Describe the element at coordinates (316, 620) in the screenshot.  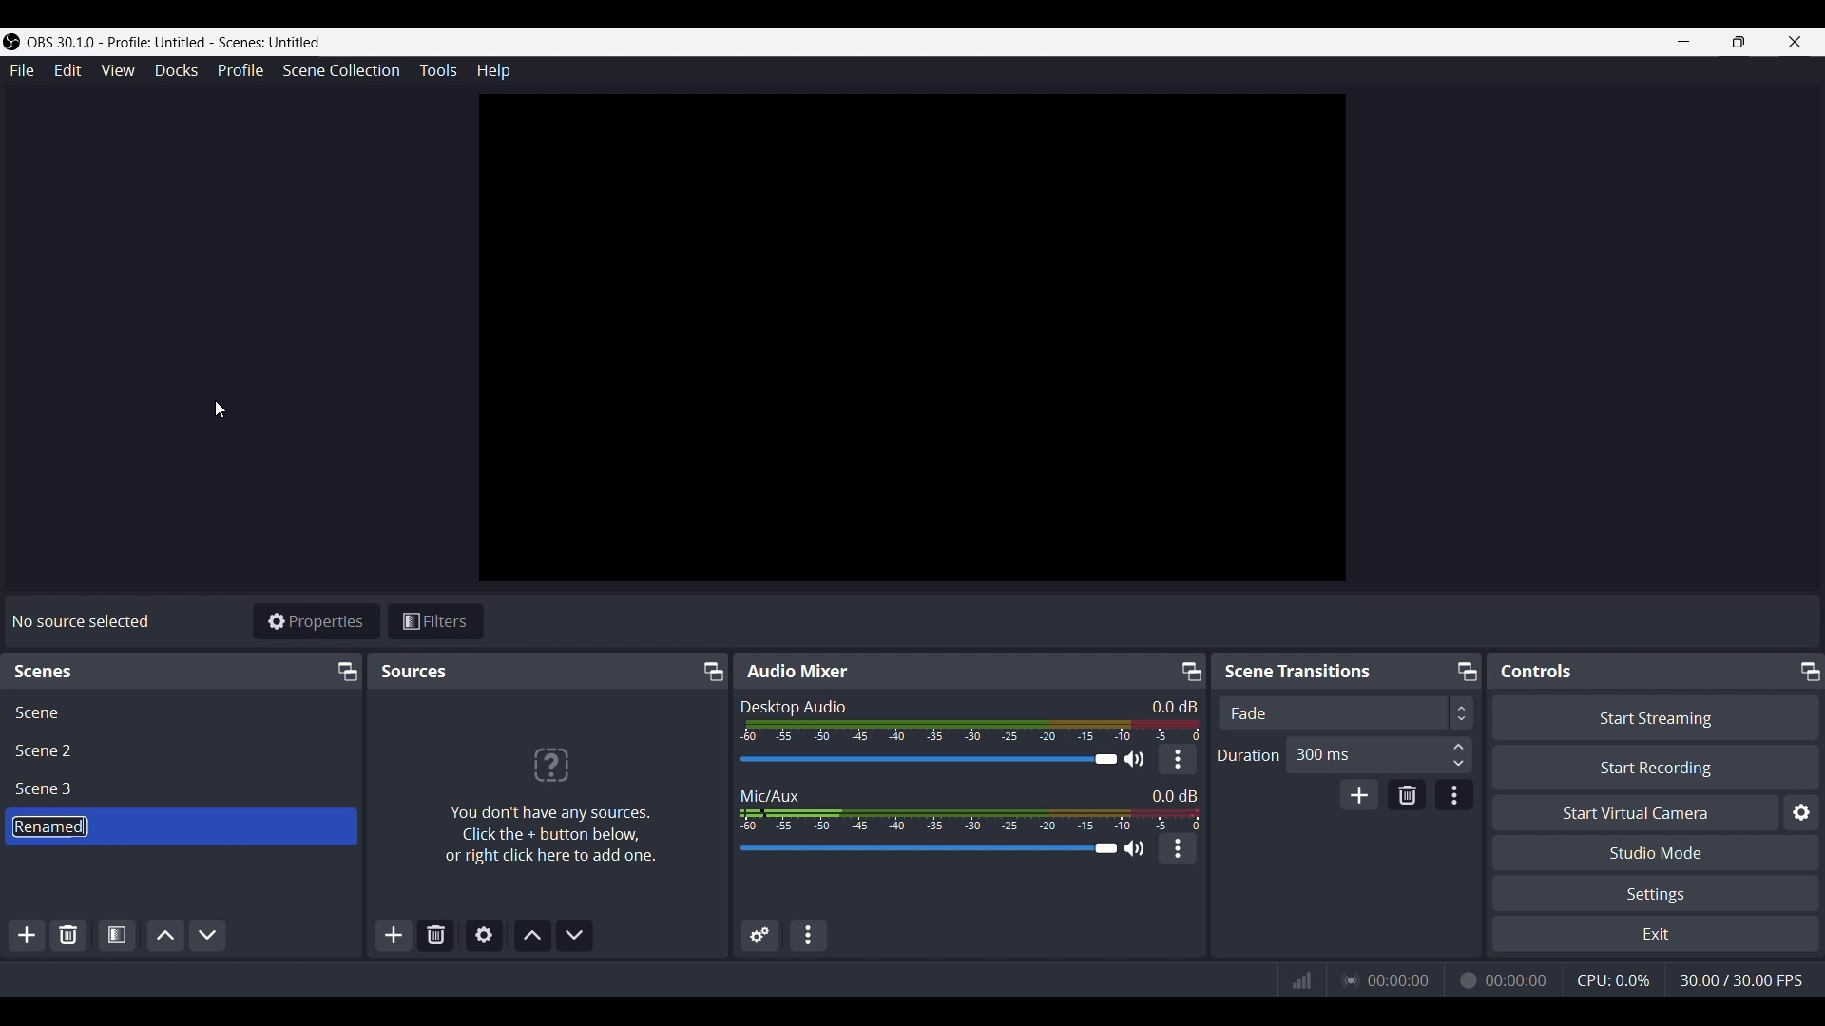
I see `Properties` at that location.